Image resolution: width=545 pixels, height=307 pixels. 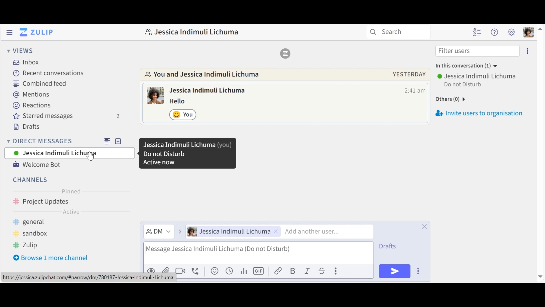 I want to click on Strikethrough, so click(x=321, y=271).